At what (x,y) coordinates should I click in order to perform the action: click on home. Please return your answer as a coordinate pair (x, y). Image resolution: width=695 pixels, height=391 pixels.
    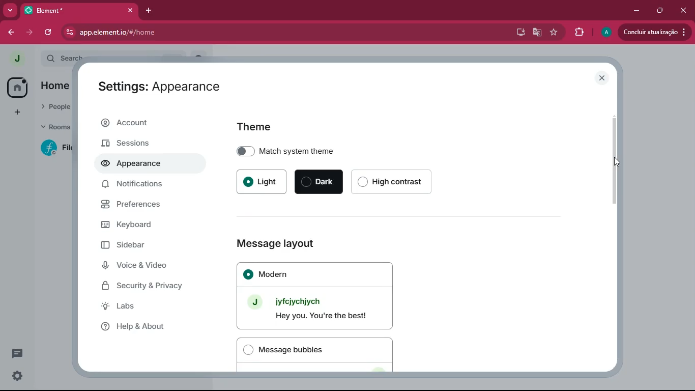
    Looking at the image, I should click on (17, 87).